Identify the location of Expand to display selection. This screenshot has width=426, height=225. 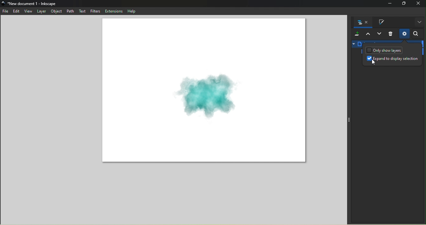
(393, 60).